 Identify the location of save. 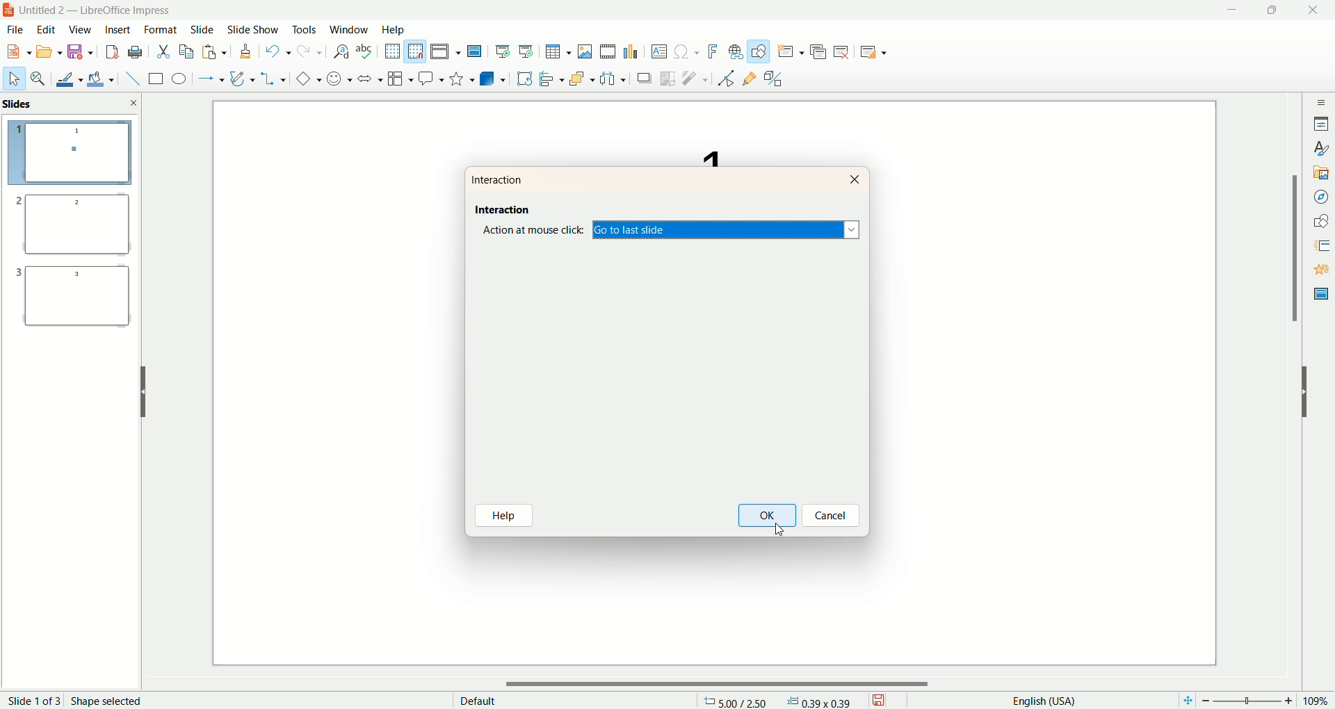
(882, 699).